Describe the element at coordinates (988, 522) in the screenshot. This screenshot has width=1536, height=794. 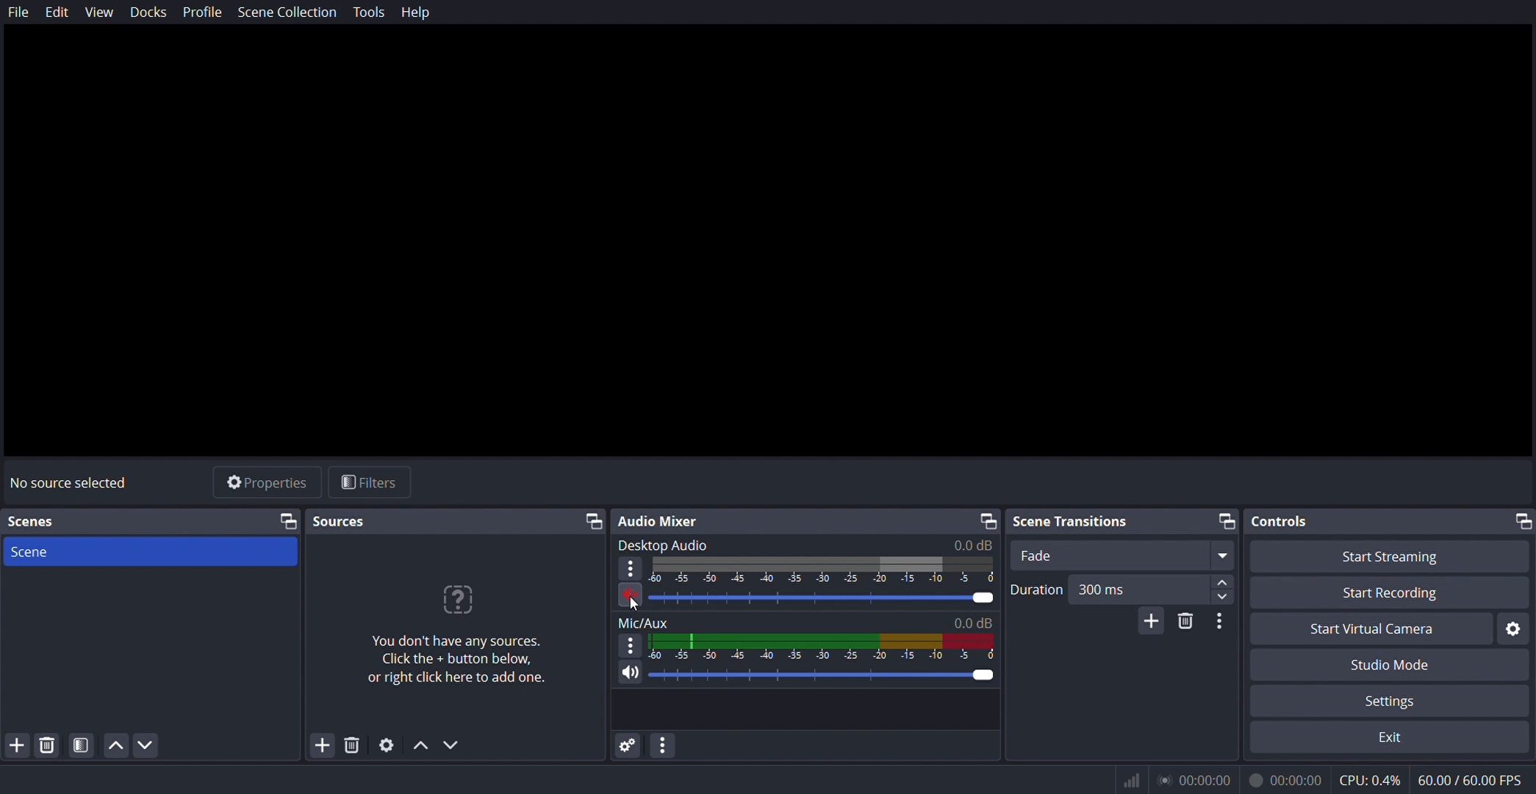
I see `restore` at that location.